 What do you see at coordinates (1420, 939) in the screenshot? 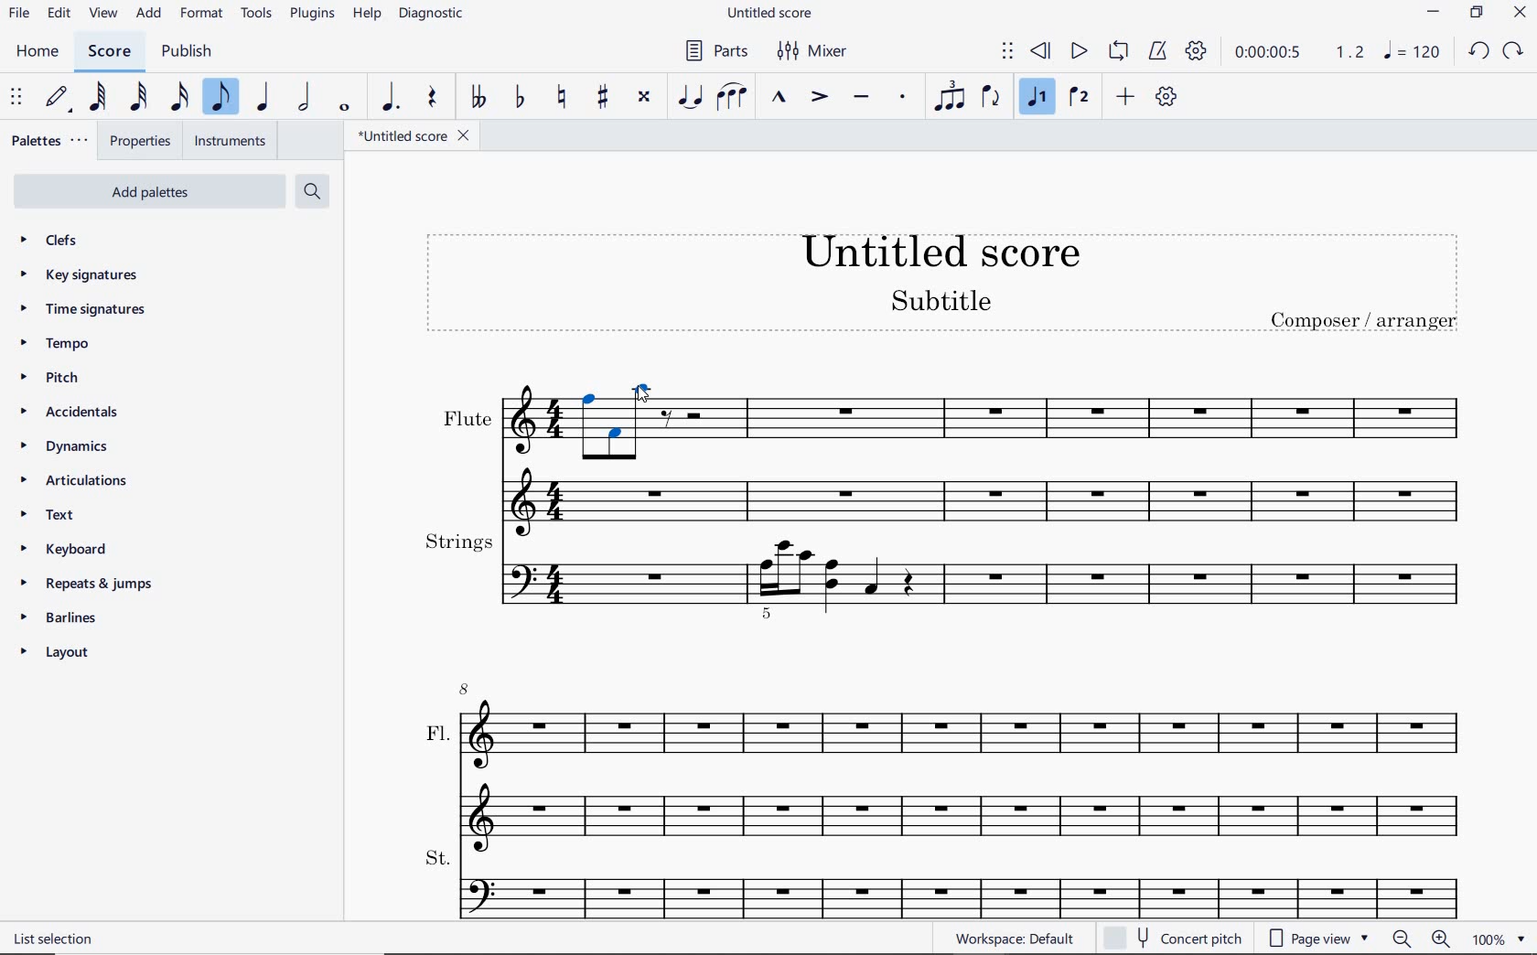
I see `zoom out or zoom in` at bounding box center [1420, 939].